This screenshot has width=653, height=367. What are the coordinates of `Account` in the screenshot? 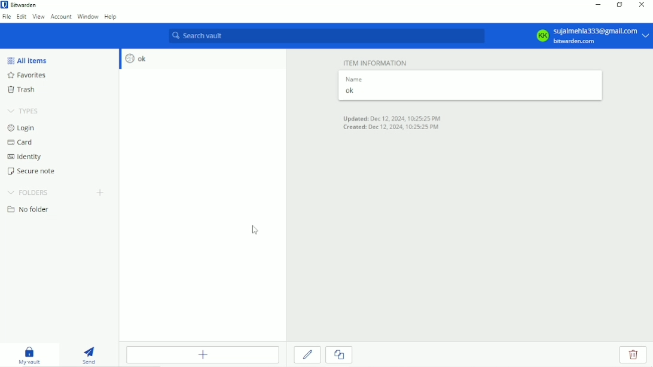 It's located at (61, 16).